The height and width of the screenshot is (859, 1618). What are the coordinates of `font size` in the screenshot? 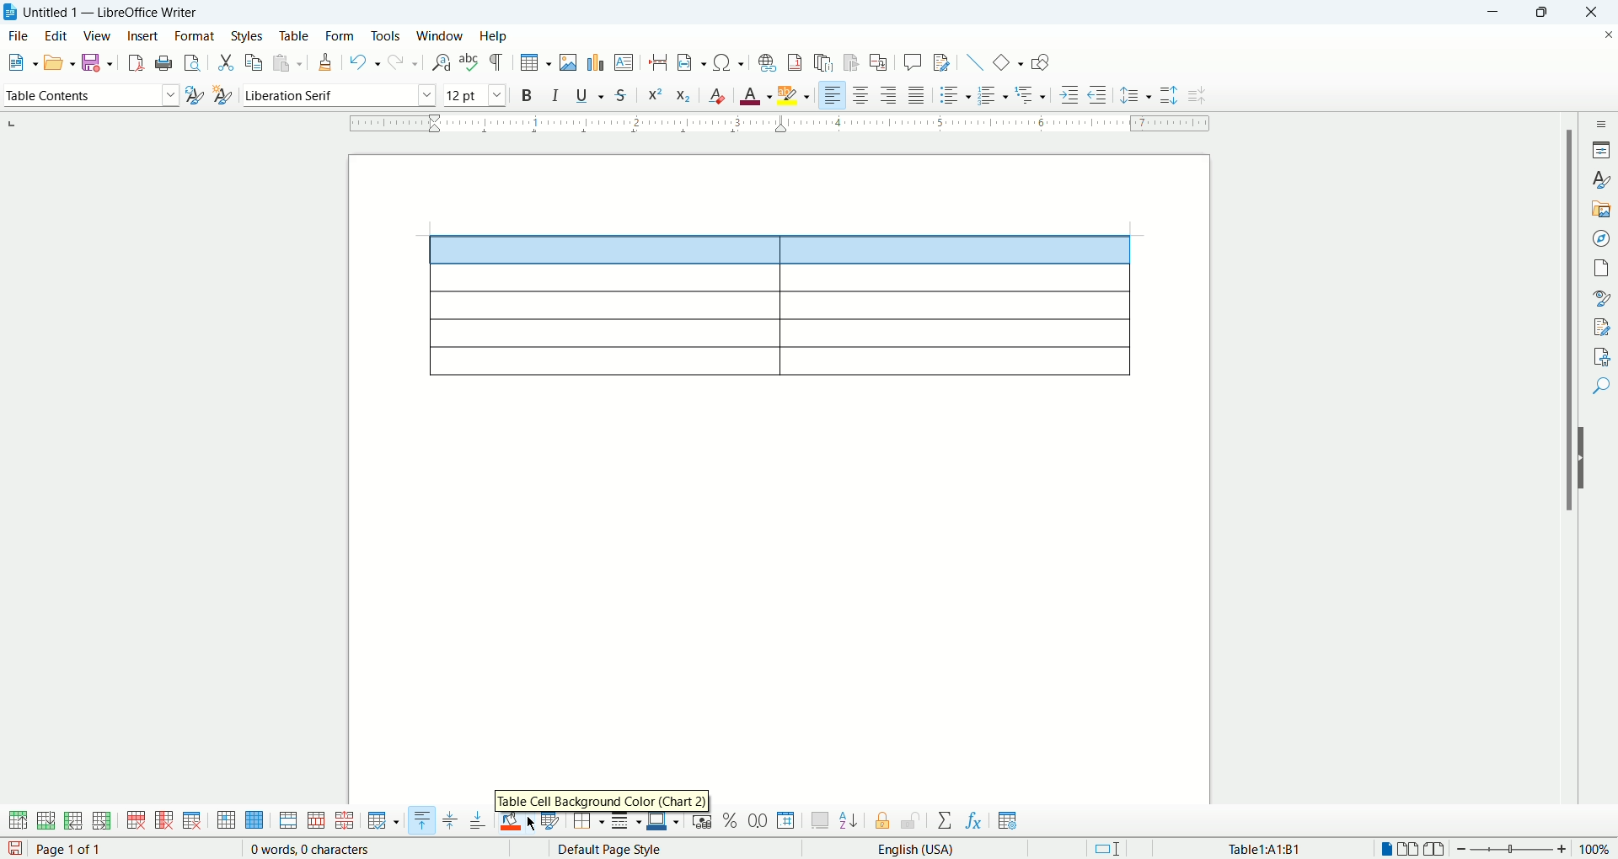 It's located at (475, 94).